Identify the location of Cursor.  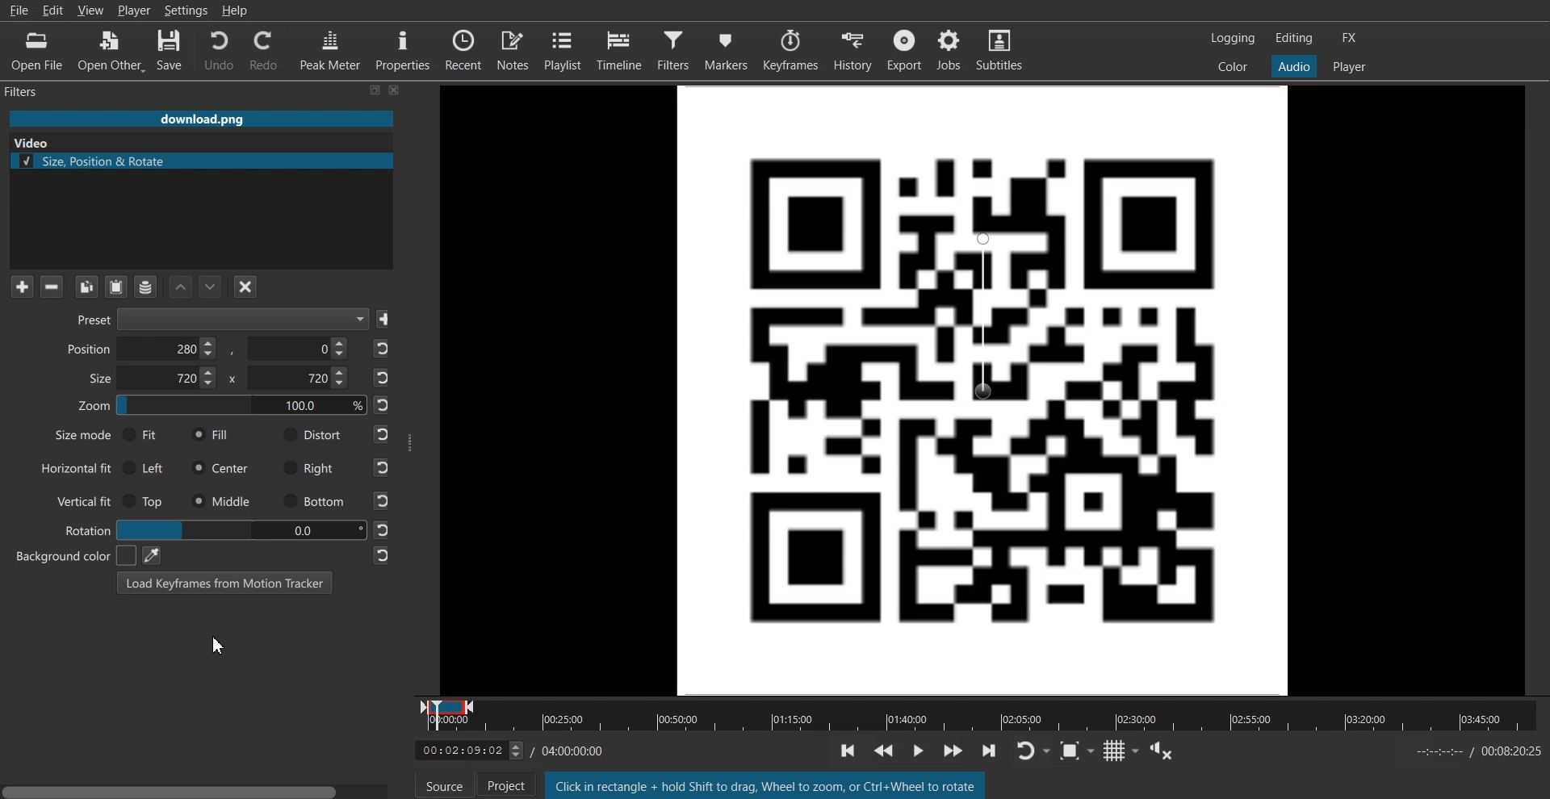
(219, 647).